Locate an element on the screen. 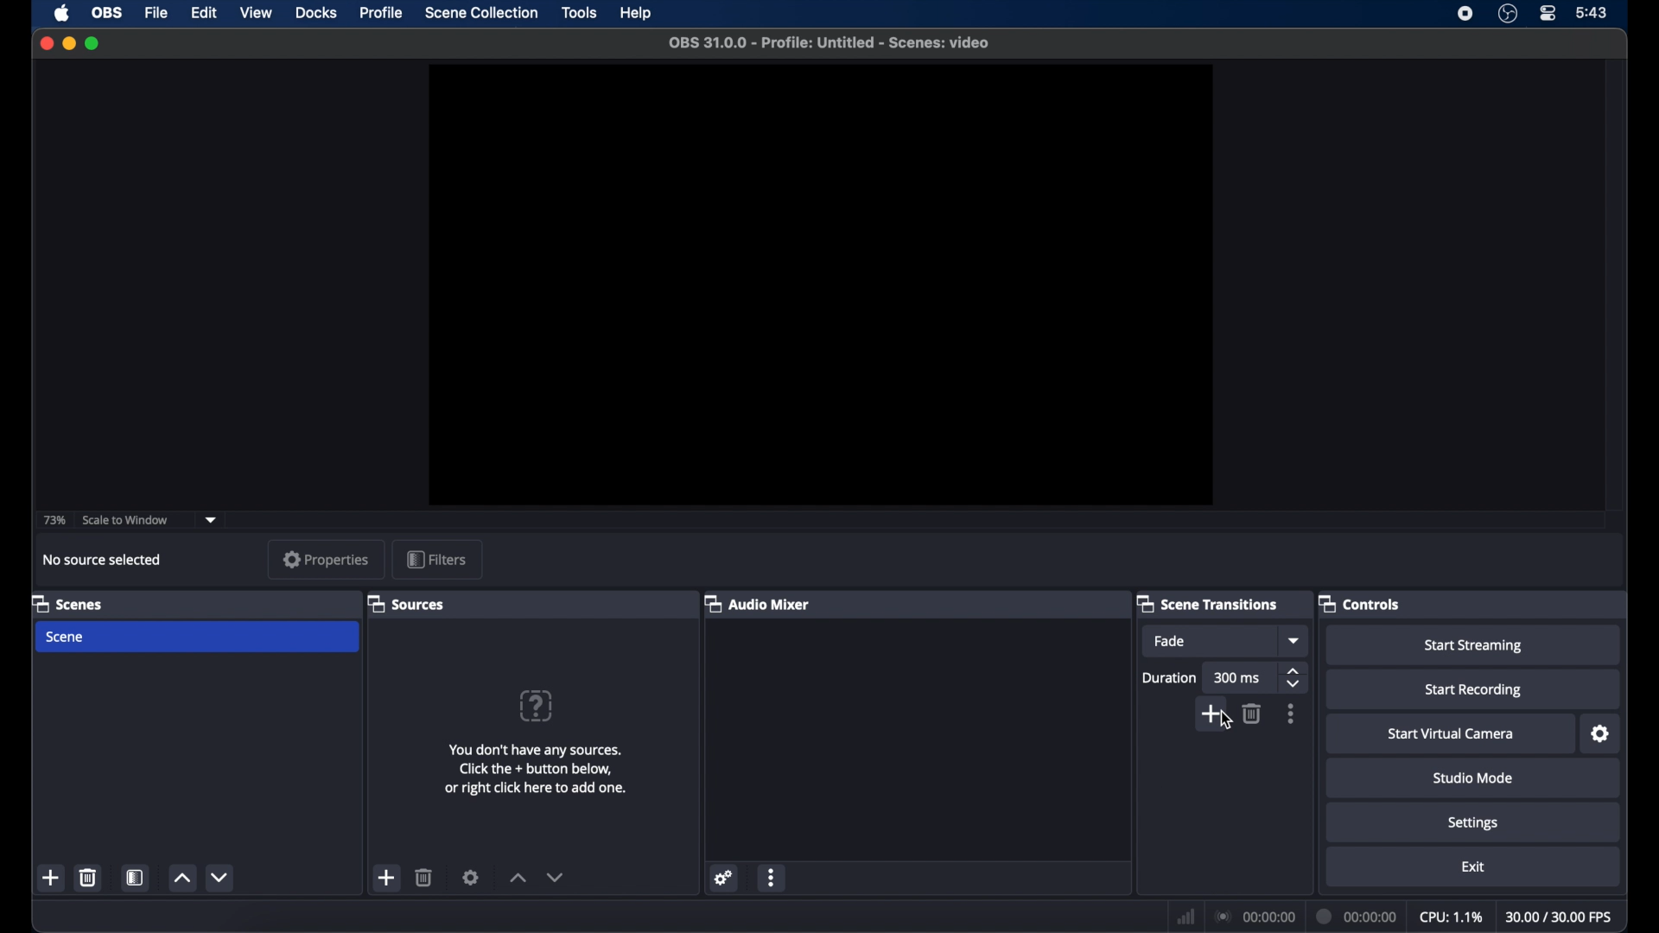 The width and height of the screenshot is (1659, 933). obs is located at coordinates (107, 12).